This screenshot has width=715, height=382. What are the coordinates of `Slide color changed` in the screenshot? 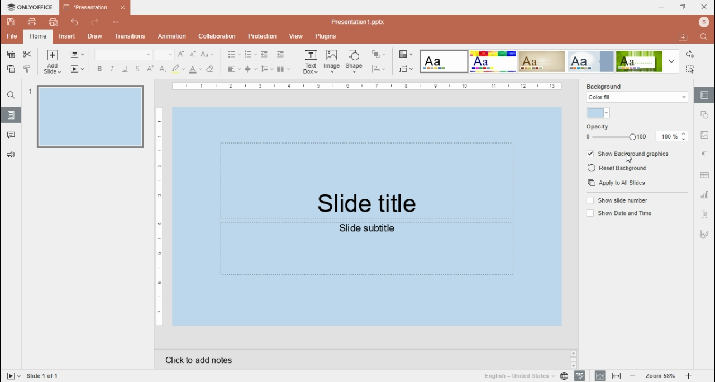 It's located at (368, 218).